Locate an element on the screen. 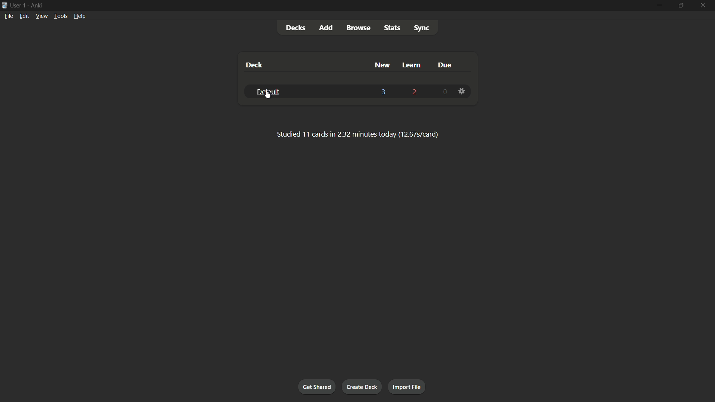  get started is located at coordinates (317, 387).